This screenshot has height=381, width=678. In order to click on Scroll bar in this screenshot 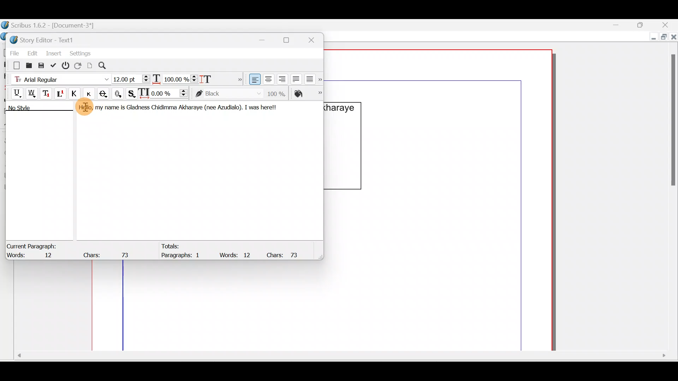, I will do `click(340, 358)`.